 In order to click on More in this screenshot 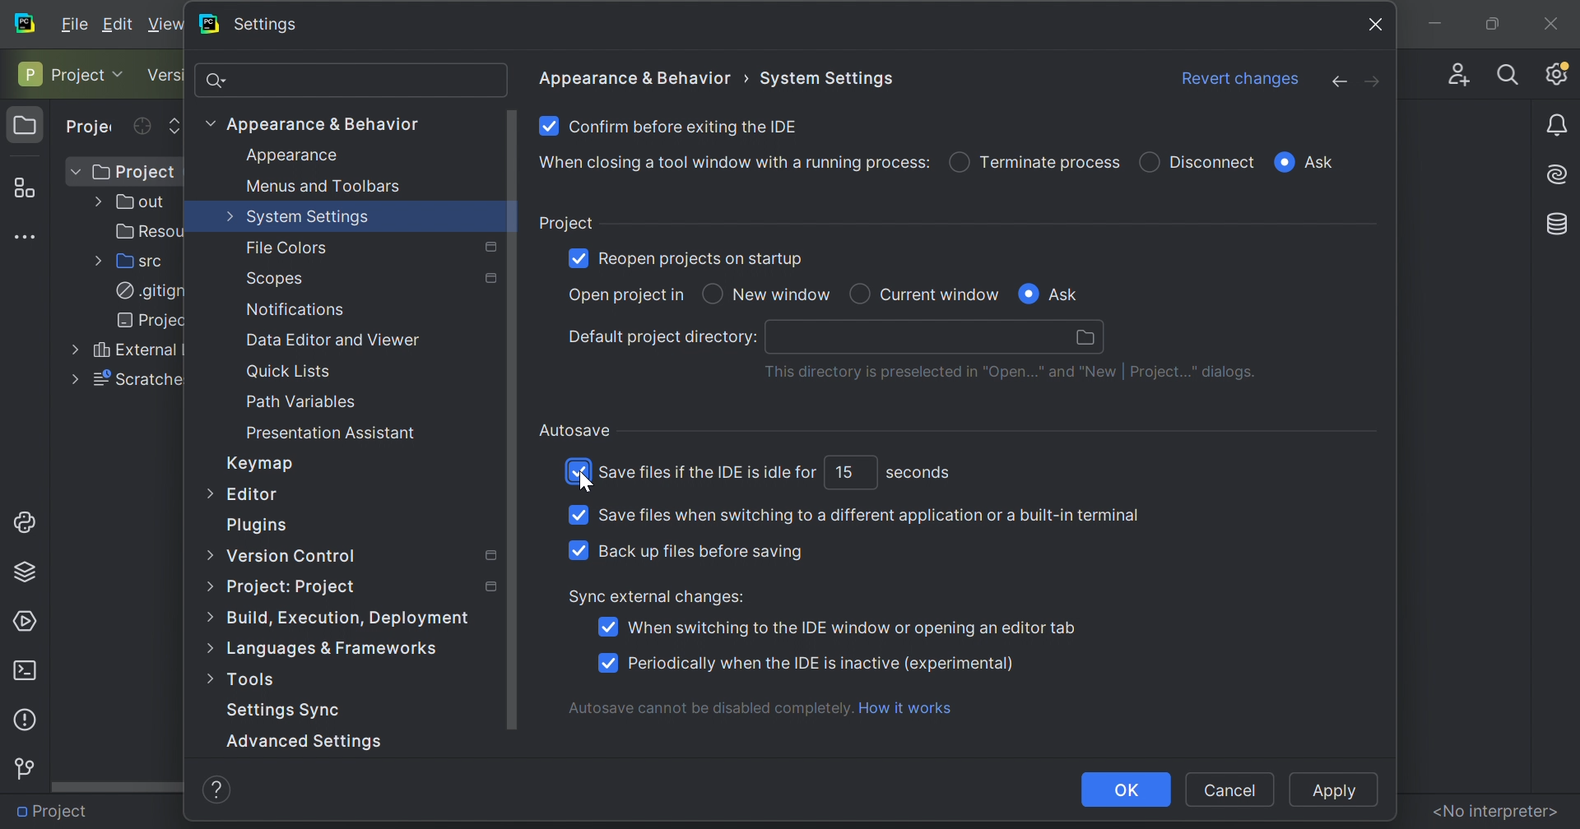, I will do `click(207, 617)`.